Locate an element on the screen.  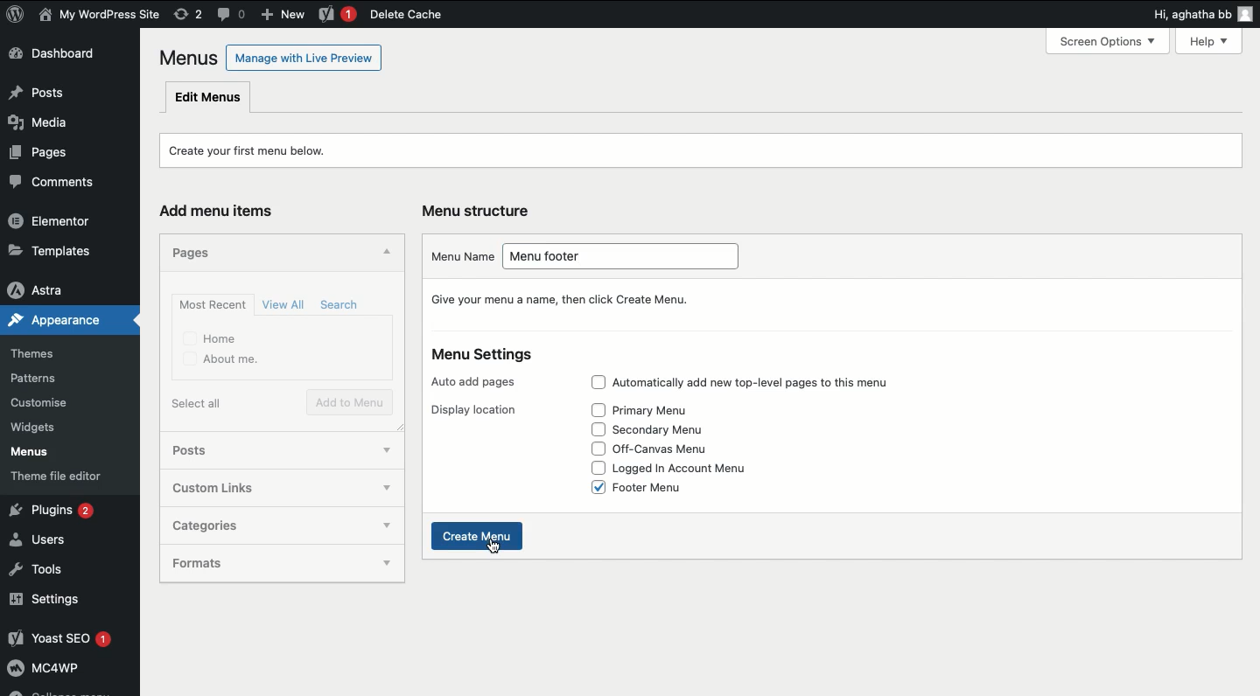
Delete cache is located at coordinates (405, 15).